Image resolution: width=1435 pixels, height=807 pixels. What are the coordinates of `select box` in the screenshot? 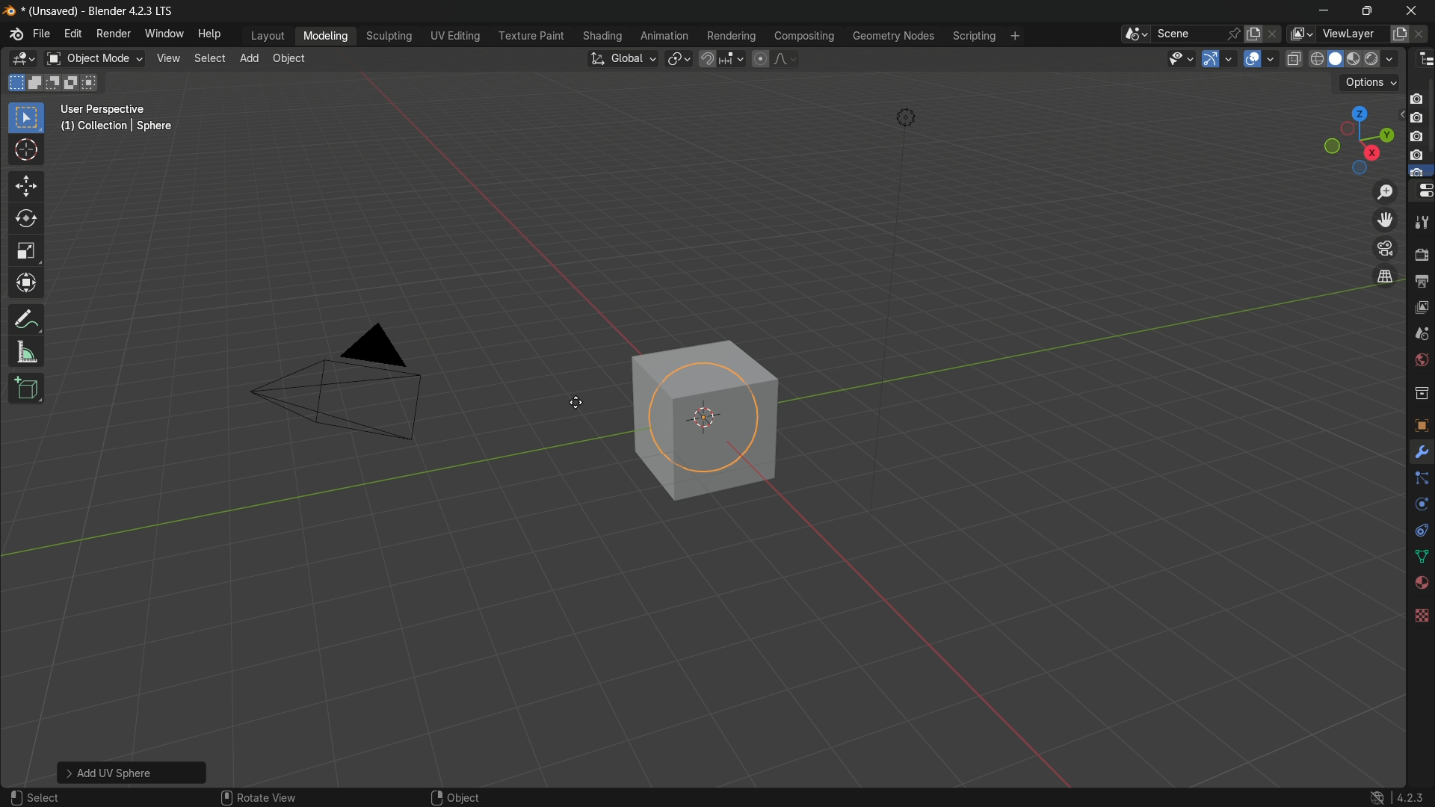 It's located at (26, 118).